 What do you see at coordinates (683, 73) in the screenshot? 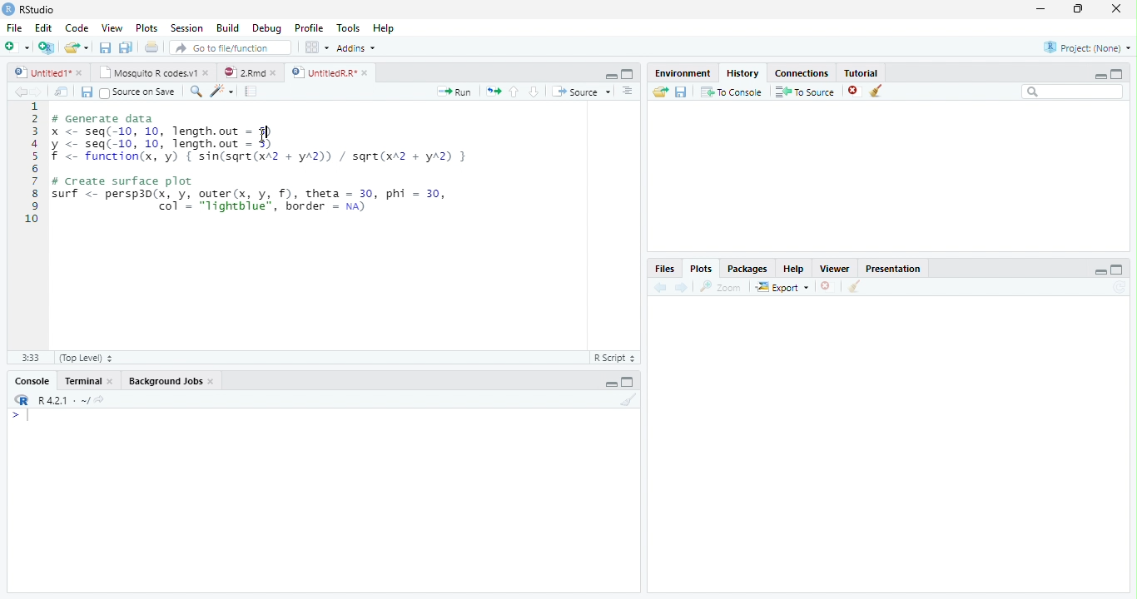
I see `Environment` at bounding box center [683, 73].